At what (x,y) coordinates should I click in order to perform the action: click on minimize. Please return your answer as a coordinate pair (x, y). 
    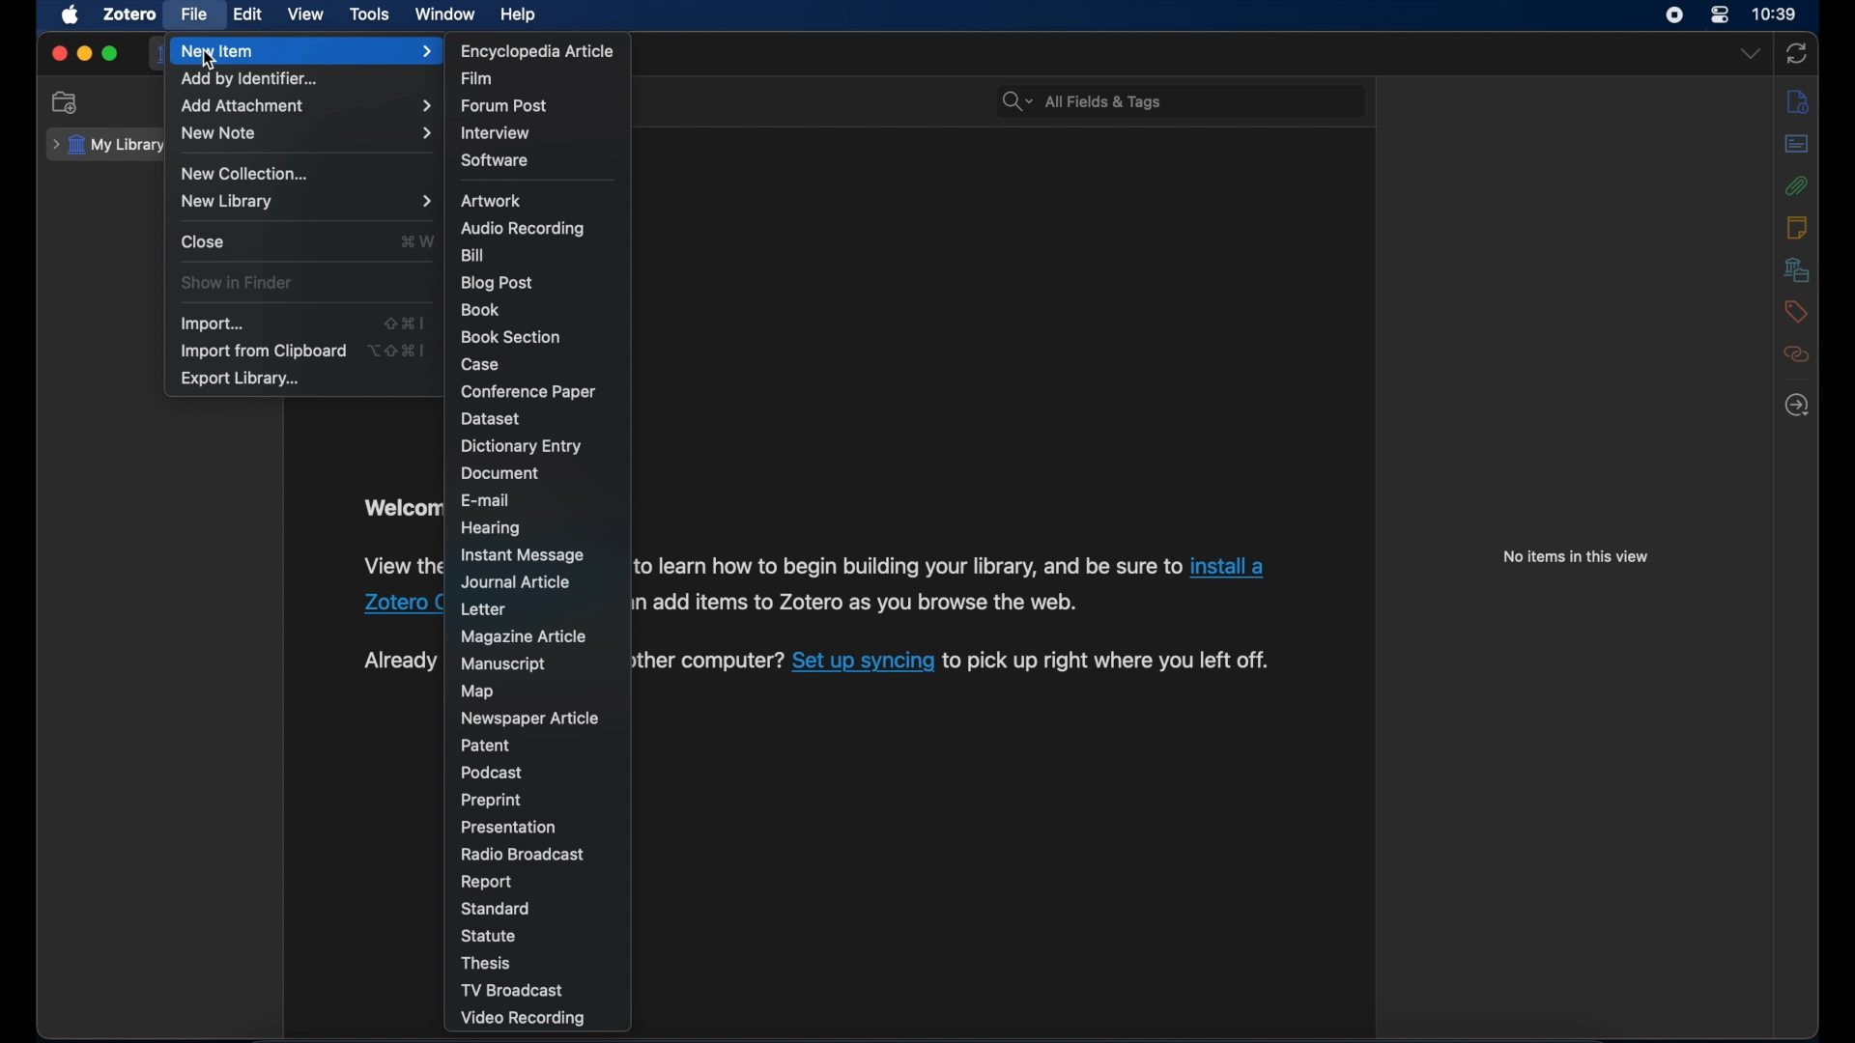
    Looking at the image, I should click on (86, 55).